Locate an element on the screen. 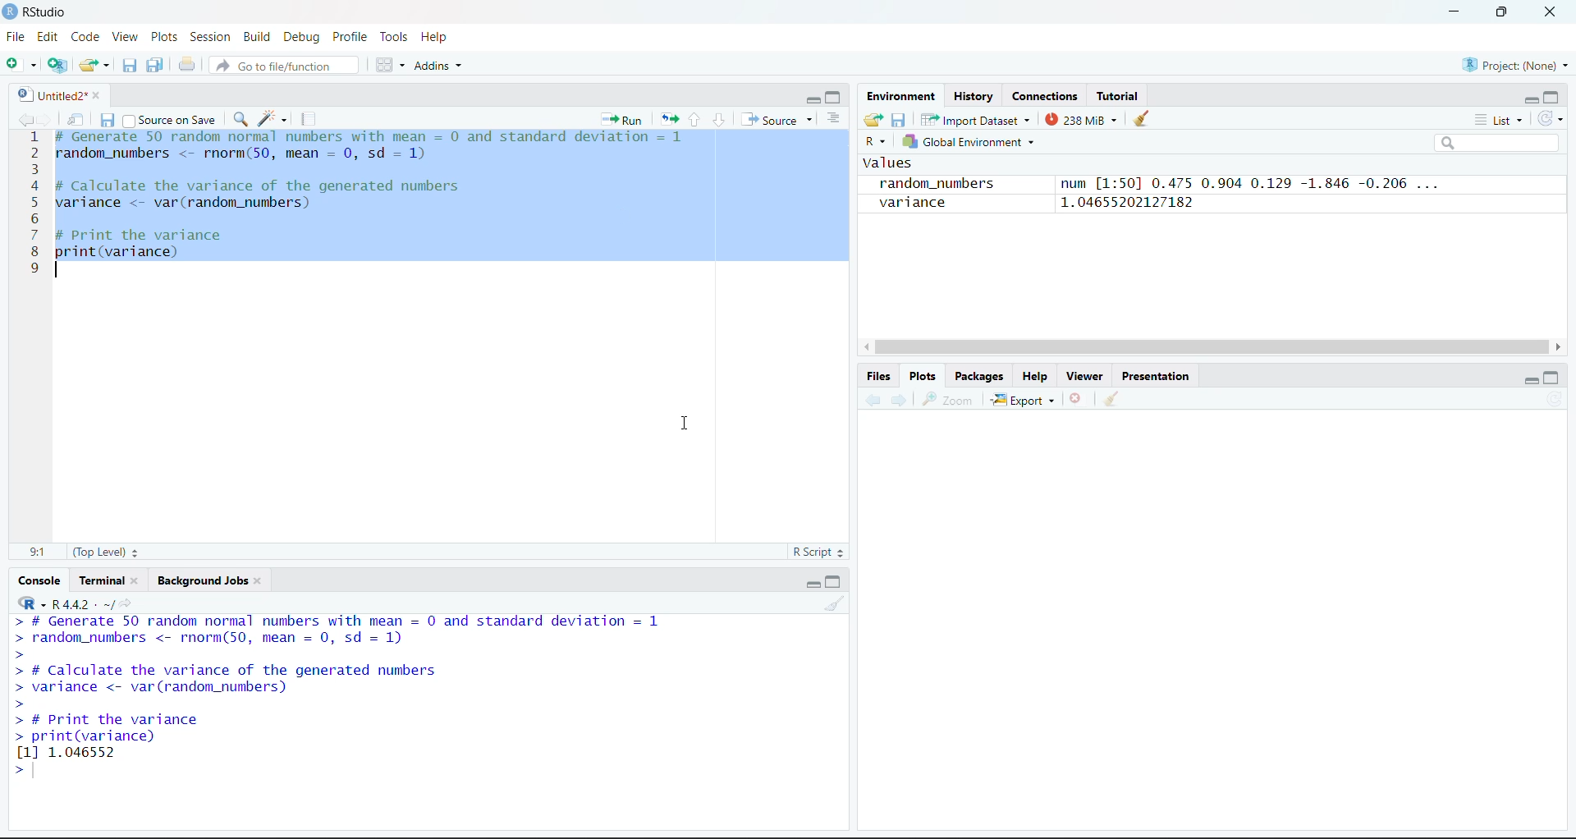 The image size is (1576, 839). Tools is located at coordinates (396, 37).